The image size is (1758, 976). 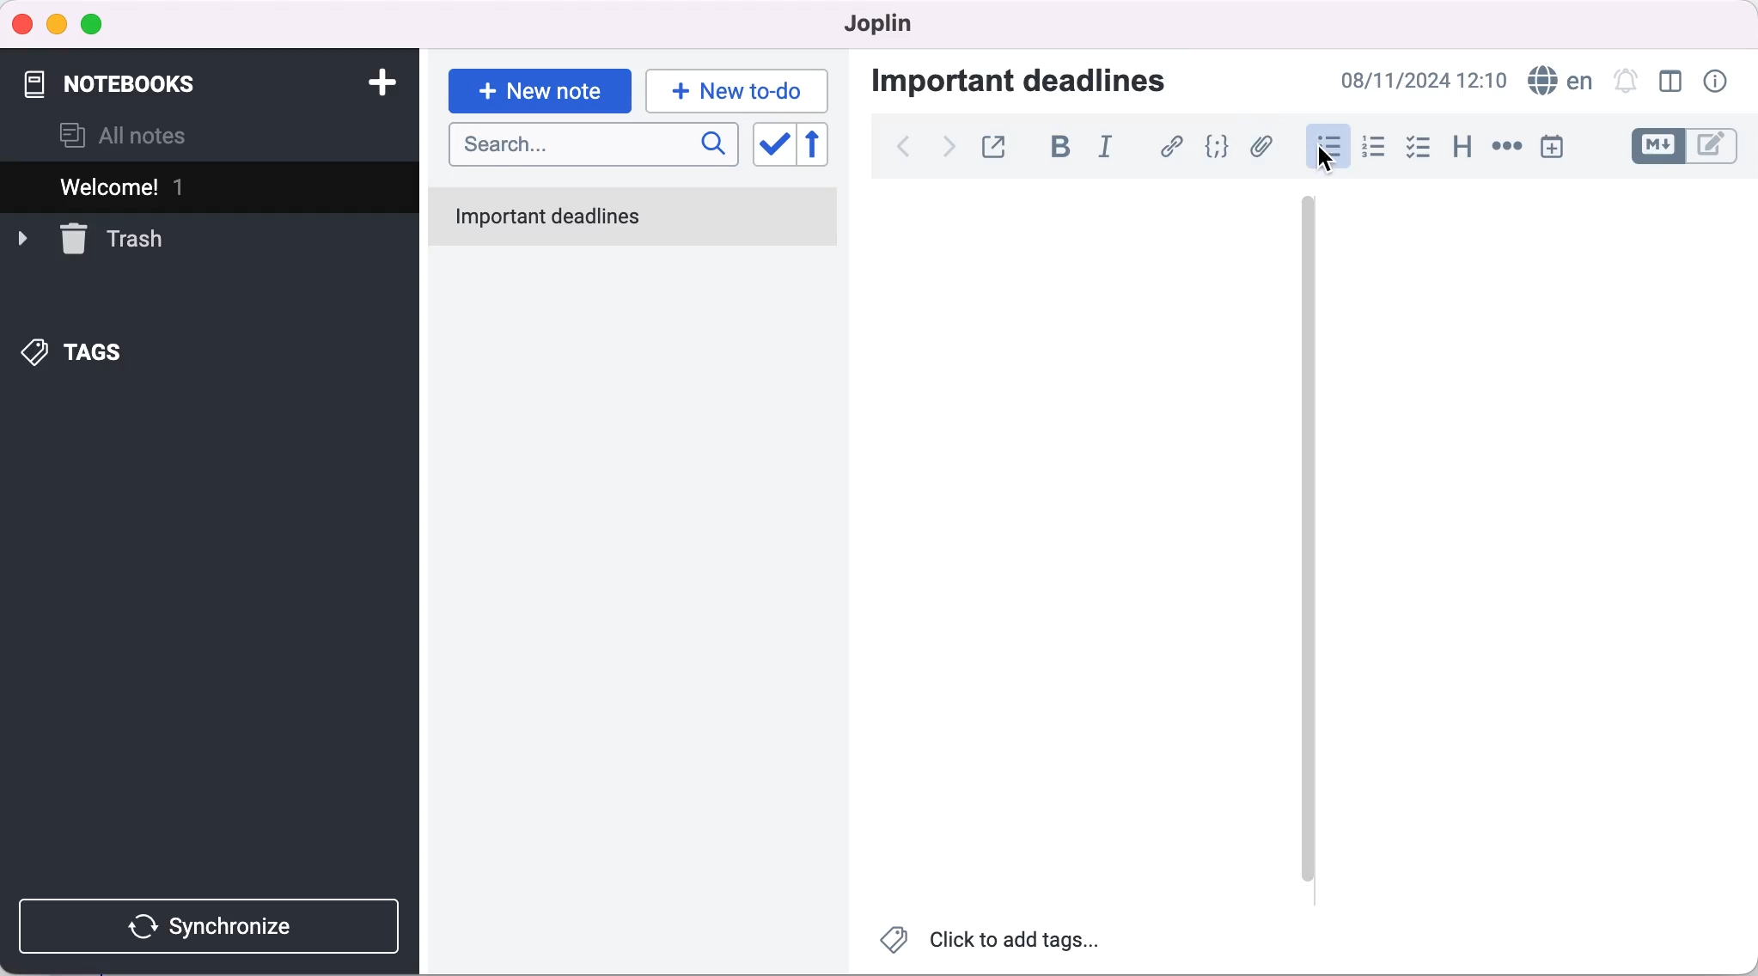 I want to click on toggle editors, so click(x=1690, y=149).